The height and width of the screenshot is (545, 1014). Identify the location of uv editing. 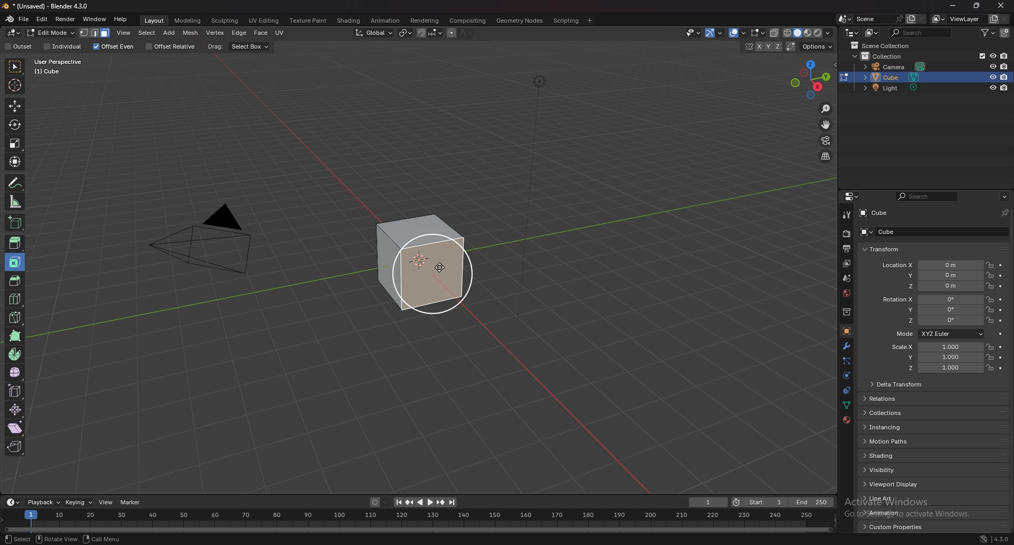
(264, 21).